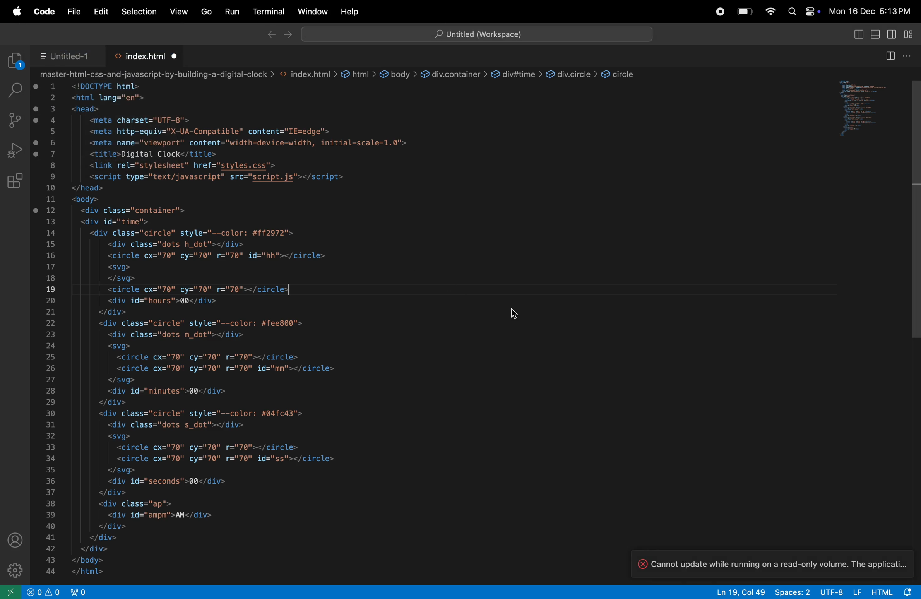 The width and height of the screenshot is (921, 599). Describe the element at coordinates (247, 142) in the screenshot. I see `<meta name="viewport" content="width=device-width, initial-scale=1.0">` at that location.